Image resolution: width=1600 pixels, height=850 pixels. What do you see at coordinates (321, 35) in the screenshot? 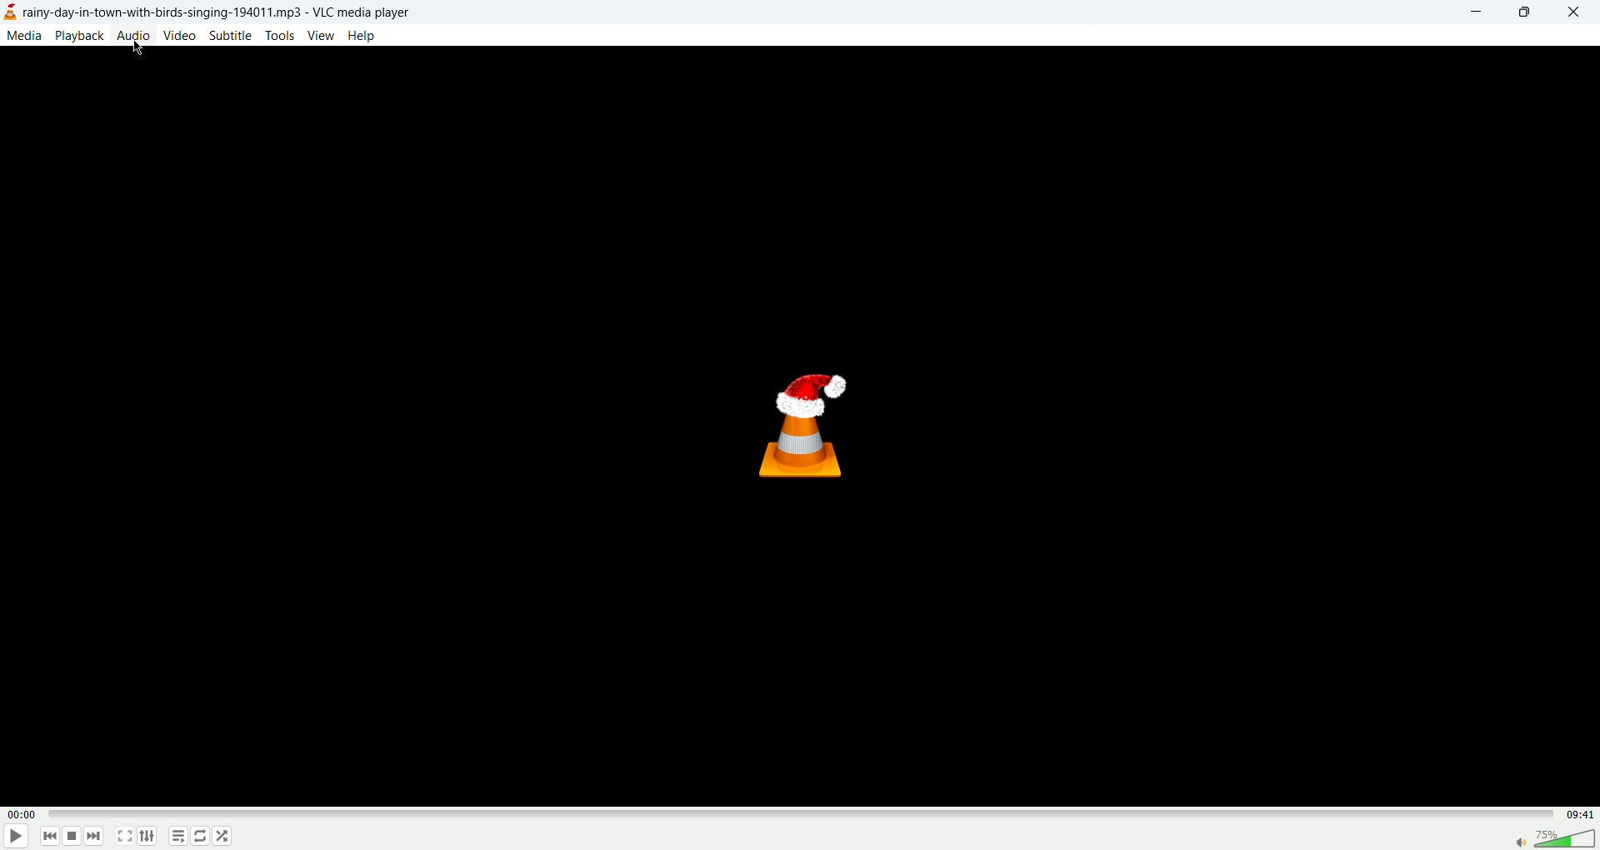
I see `view` at bounding box center [321, 35].